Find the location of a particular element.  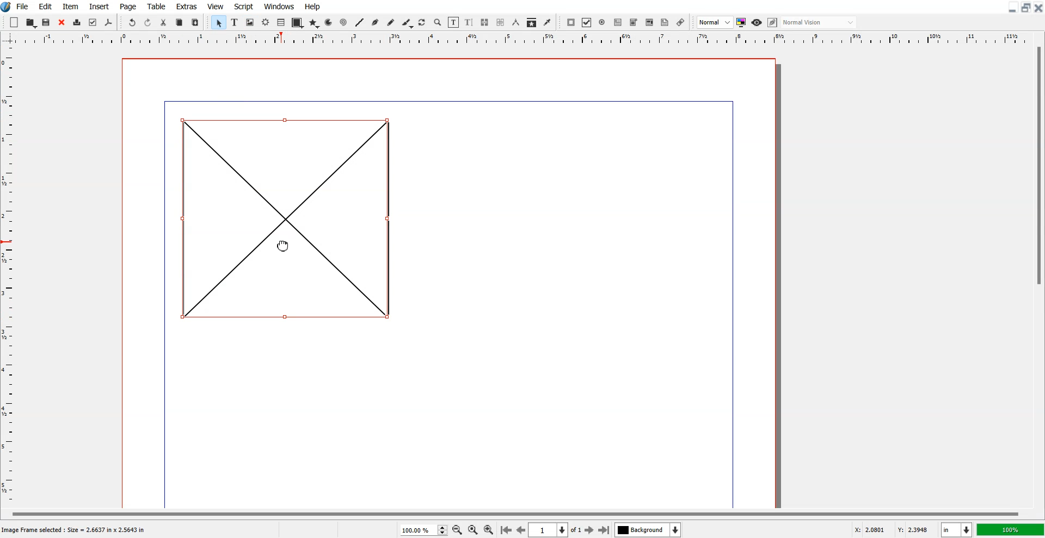

Copy Item Properties is located at coordinates (531, 22).